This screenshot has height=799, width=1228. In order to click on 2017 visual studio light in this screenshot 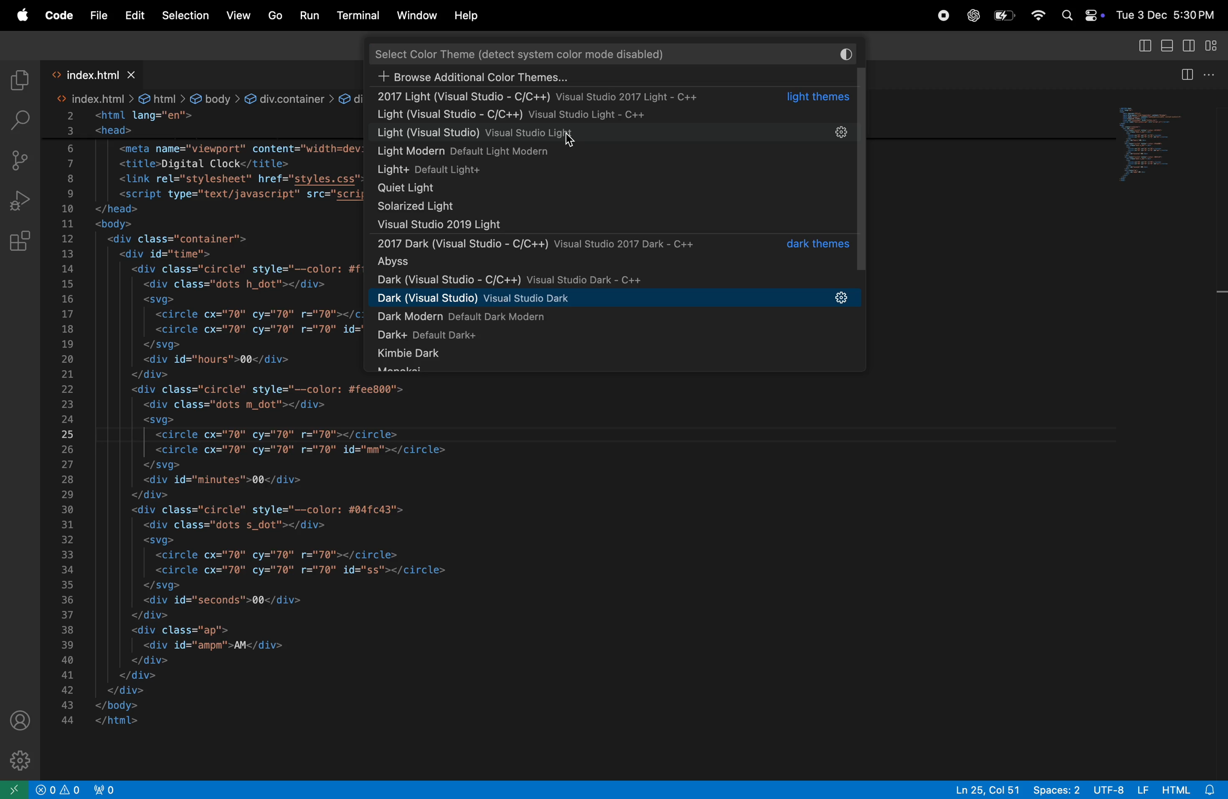, I will do `click(615, 98)`.